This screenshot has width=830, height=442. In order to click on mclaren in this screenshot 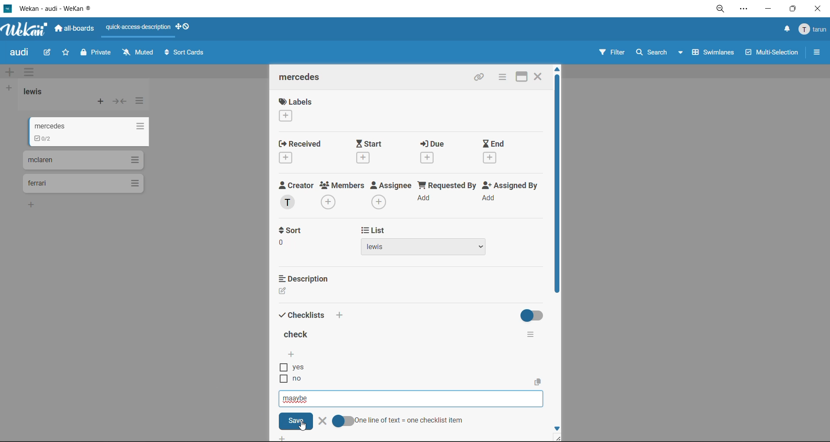, I will do `click(42, 161)`.